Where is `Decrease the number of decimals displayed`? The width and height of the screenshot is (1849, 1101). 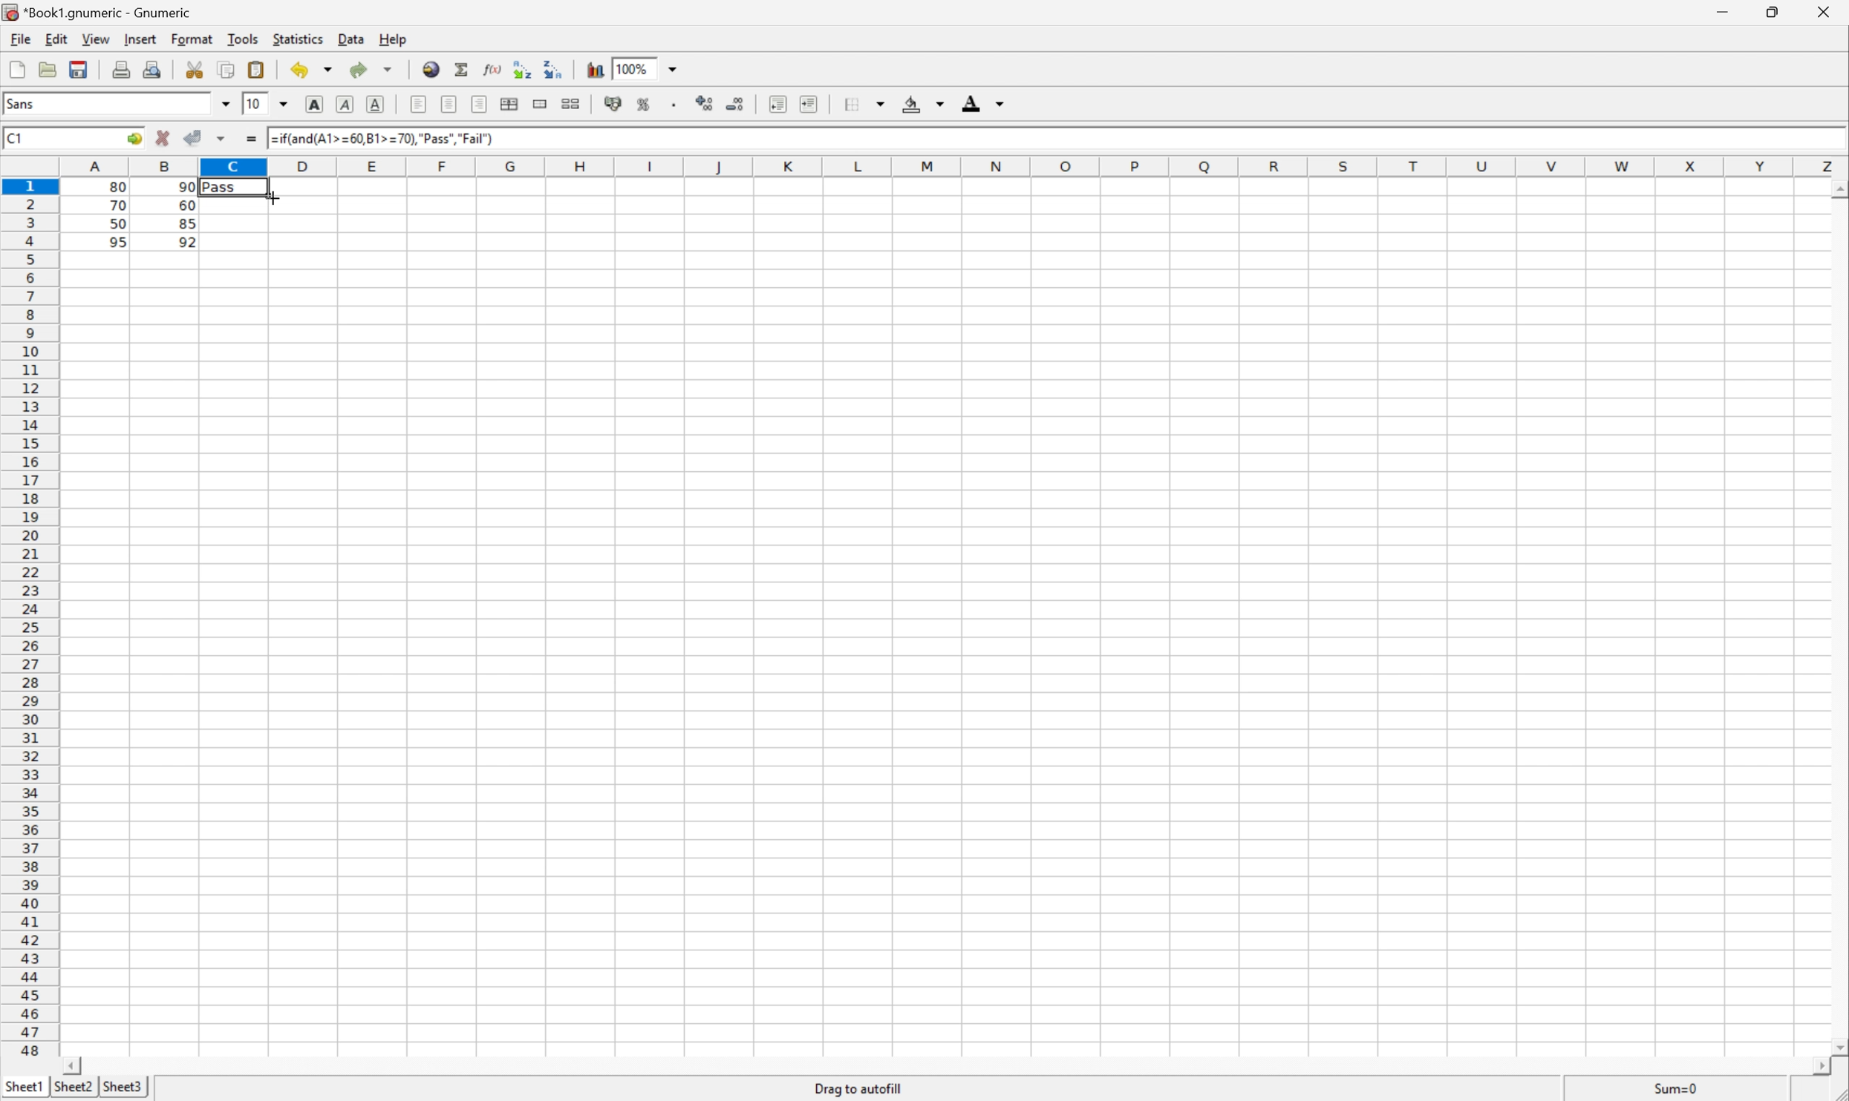 Decrease the number of decimals displayed is located at coordinates (739, 103).